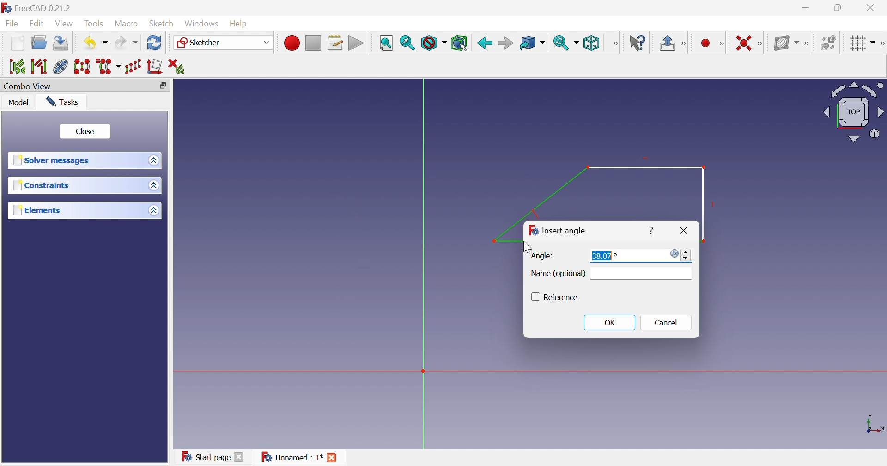  Describe the element at coordinates (29, 86) in the screenshot. I see `Combo View` at that location.